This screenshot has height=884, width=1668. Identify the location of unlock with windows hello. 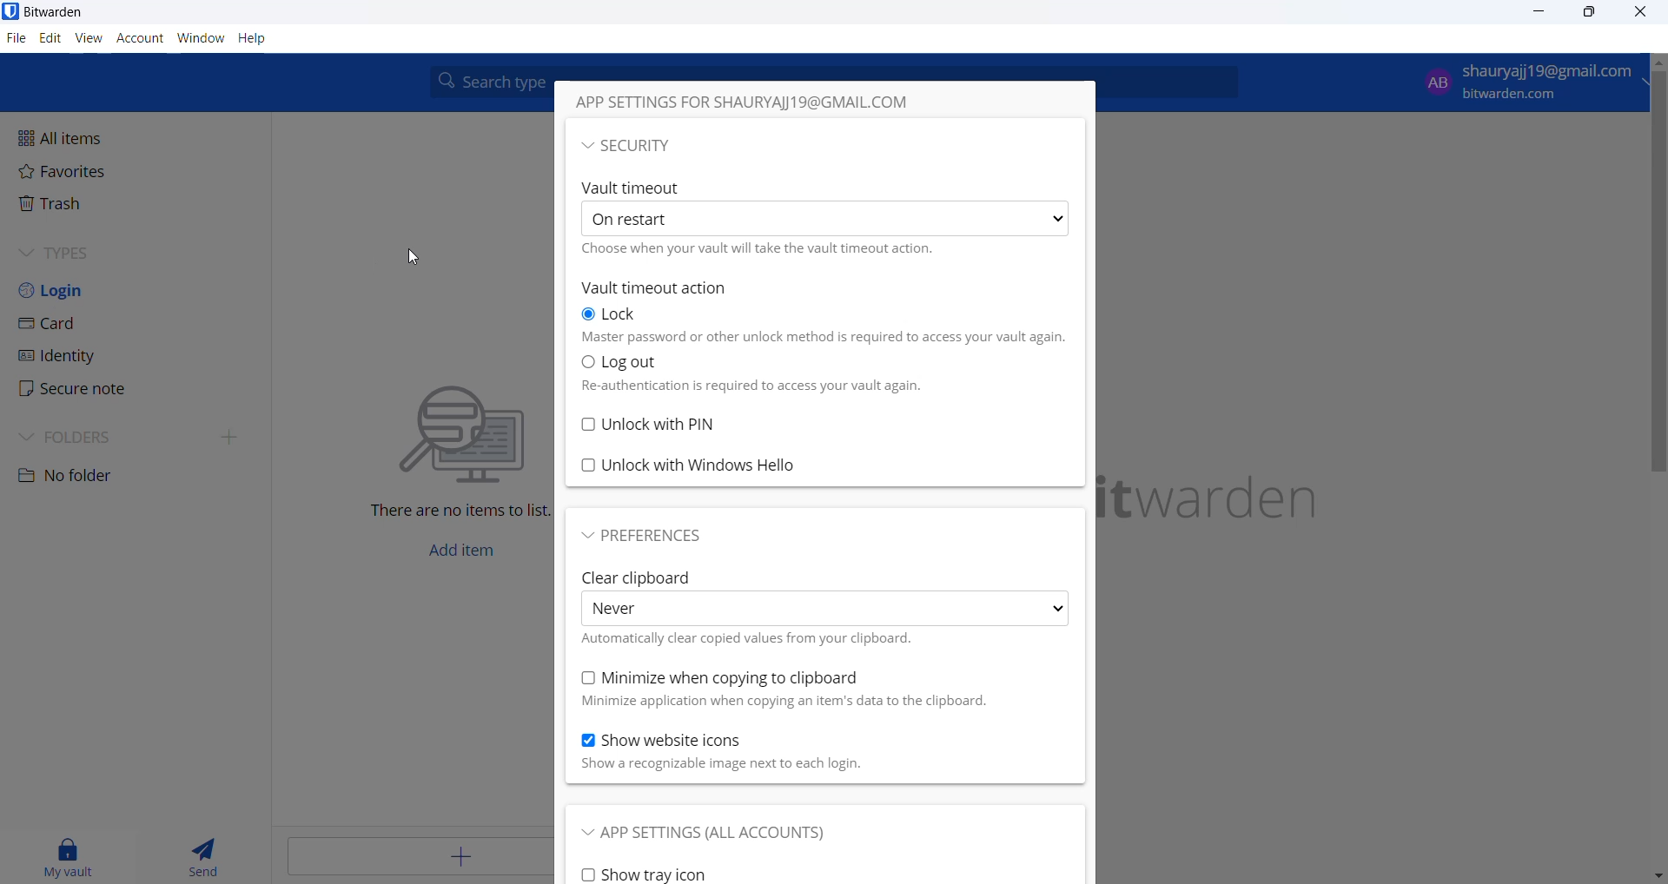
(731, 467).